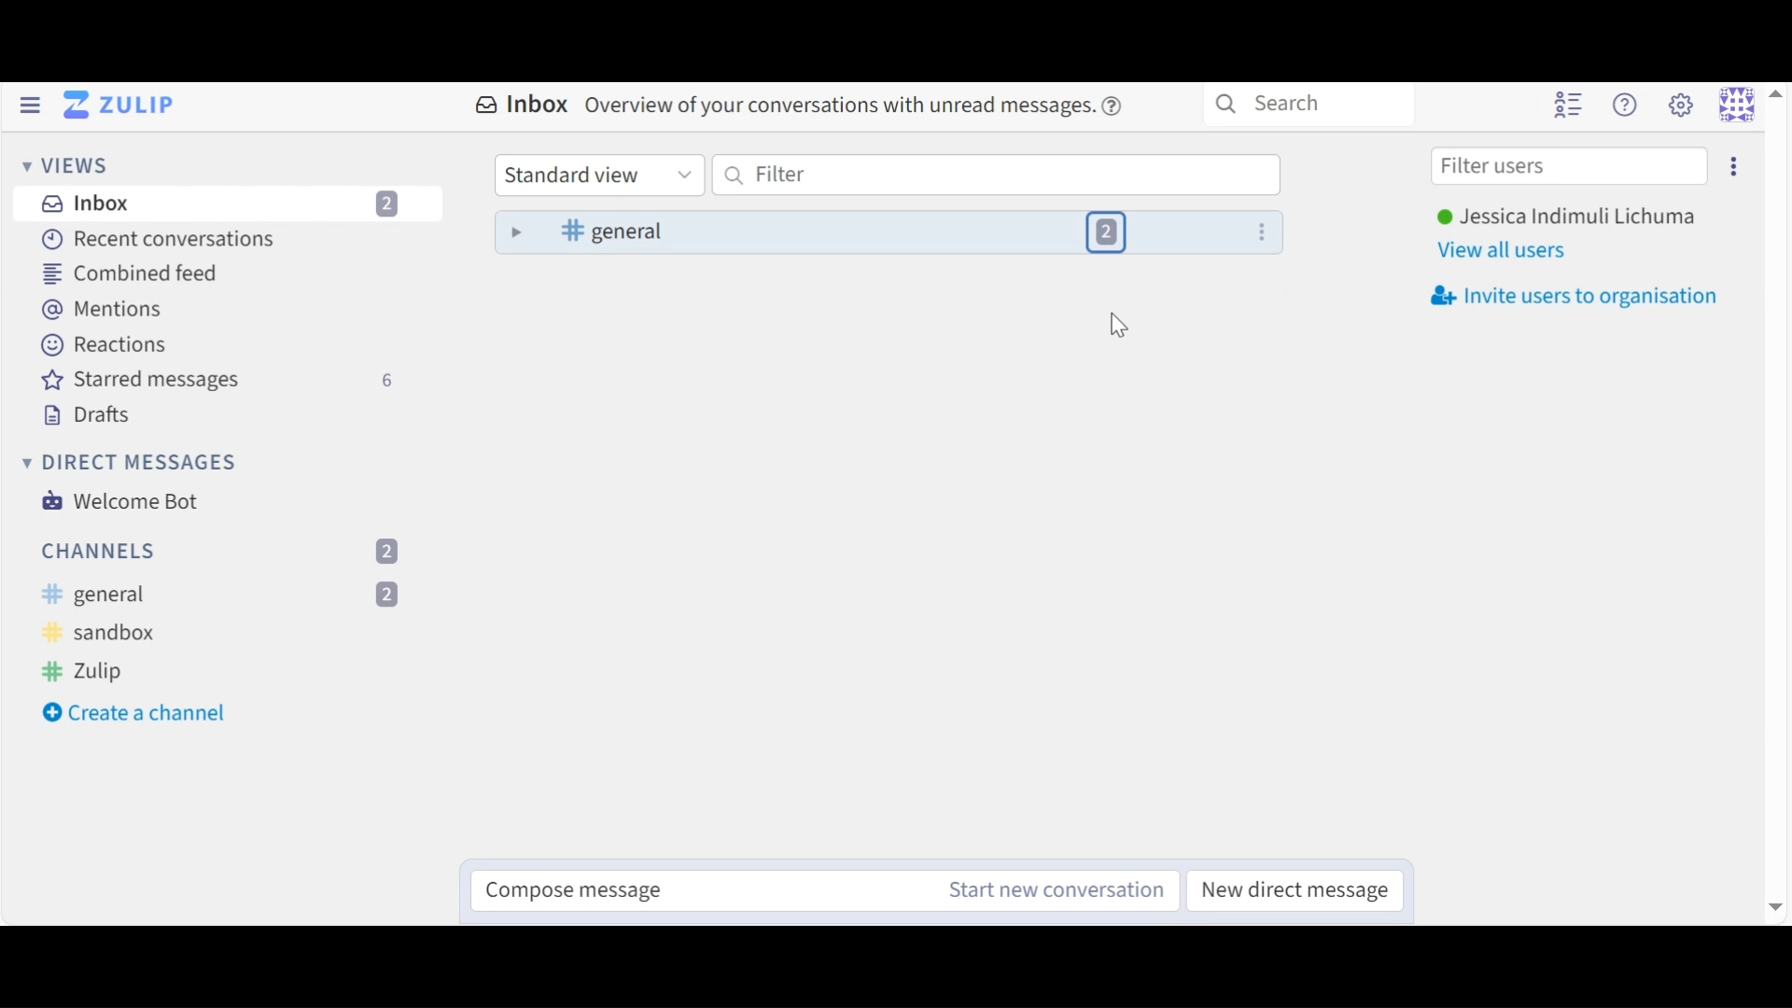 This screenshot has height=1008, width=1792. Describe the element at coordinates (1679, 105) in the screenshot. I see `main menu` at that location.